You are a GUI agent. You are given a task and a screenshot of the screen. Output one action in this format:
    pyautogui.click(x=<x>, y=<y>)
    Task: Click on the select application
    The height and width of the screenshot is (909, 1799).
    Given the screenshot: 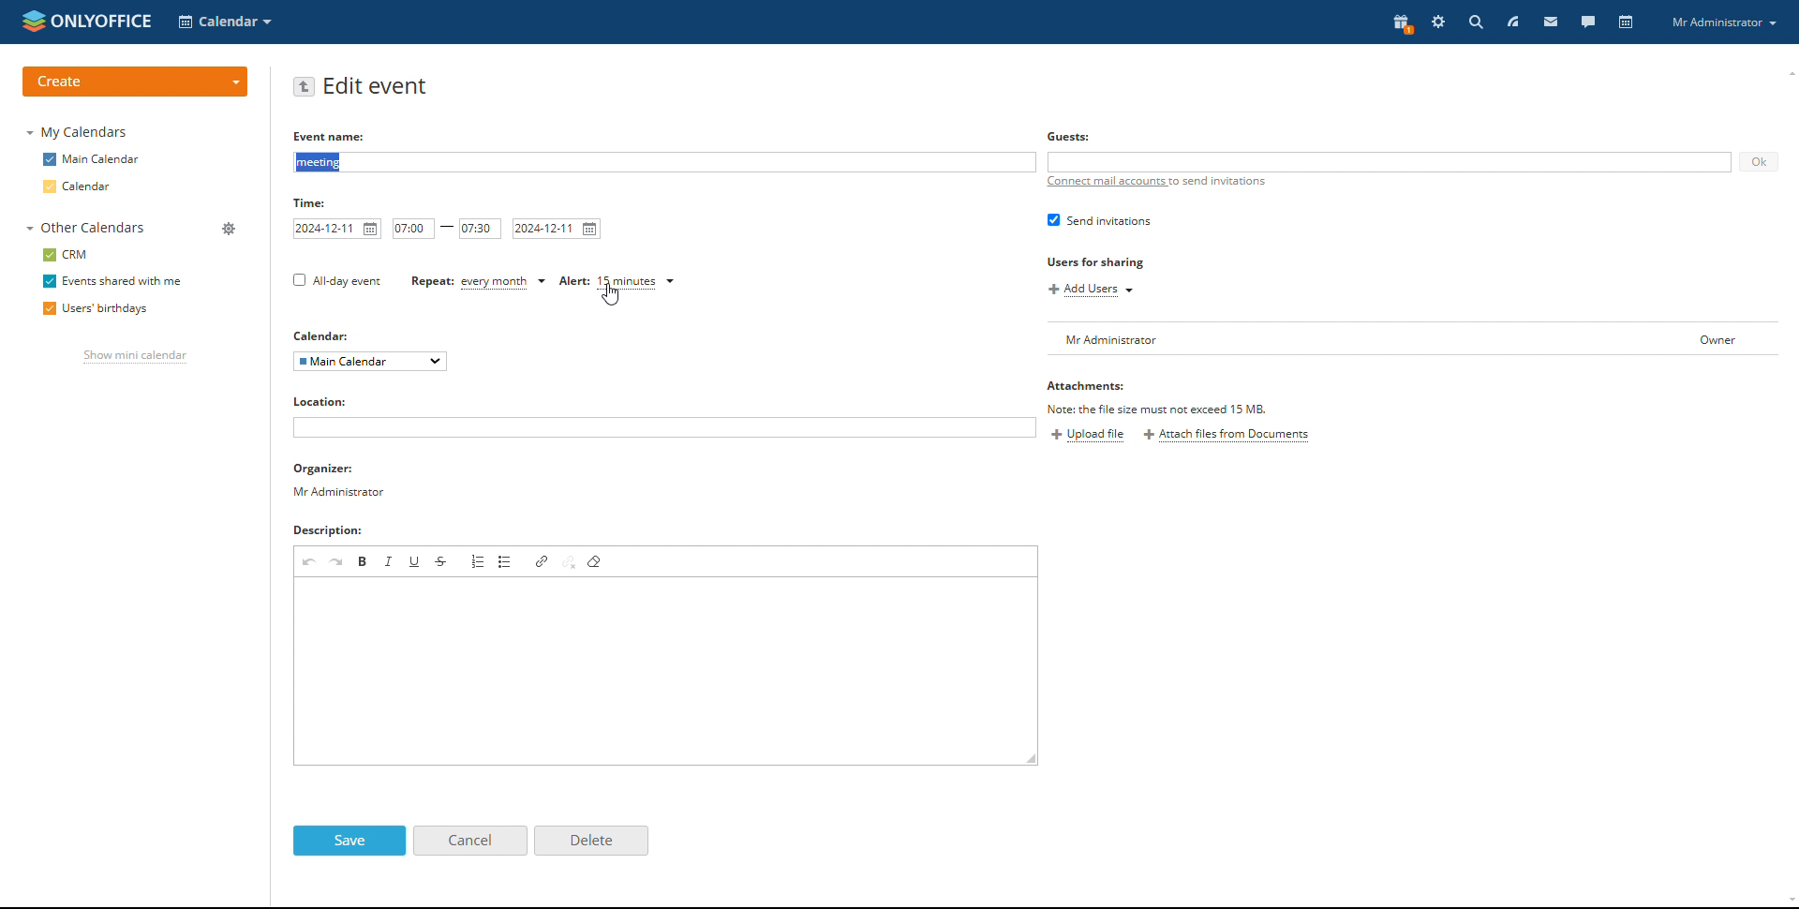 What is the action you would take?
    pyautogui.click(x=226, y=22)
    